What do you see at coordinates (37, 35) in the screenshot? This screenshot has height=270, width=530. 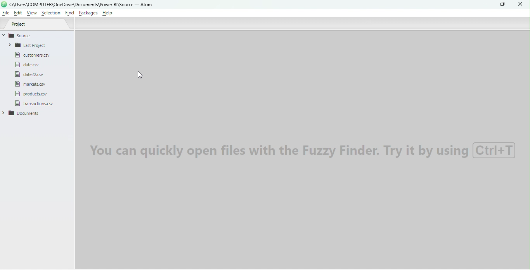 I see `Source` at bounding box center [37, 35].